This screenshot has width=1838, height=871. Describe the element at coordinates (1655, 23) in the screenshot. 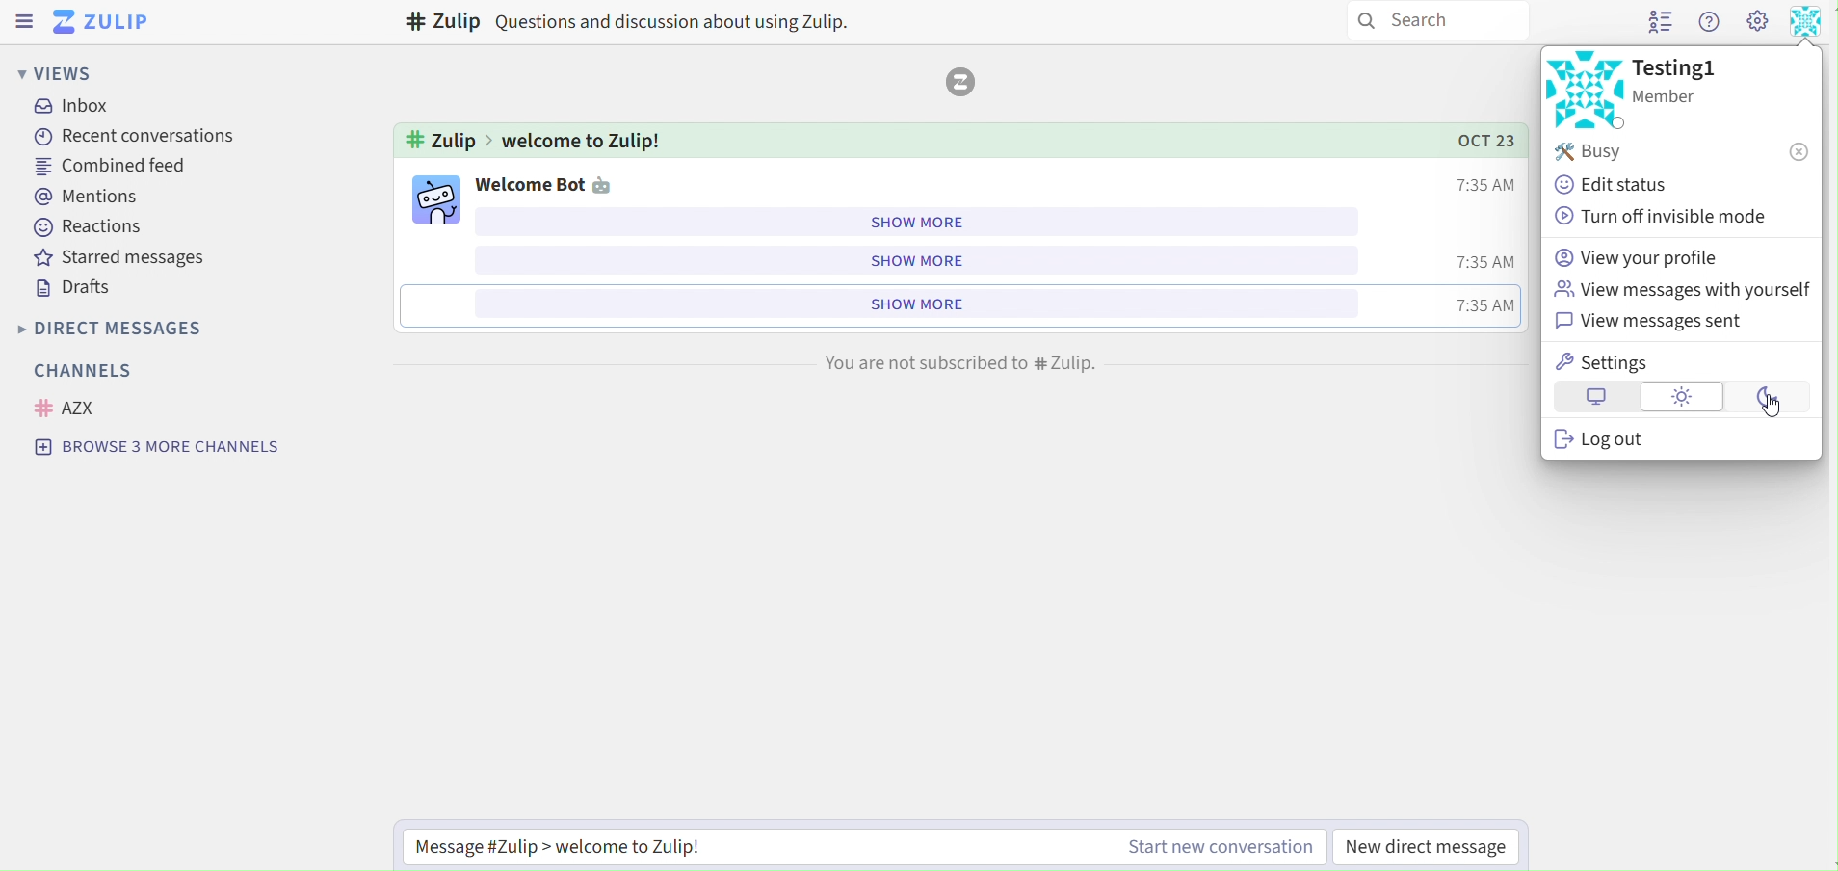

I see `hide user list` at that location.